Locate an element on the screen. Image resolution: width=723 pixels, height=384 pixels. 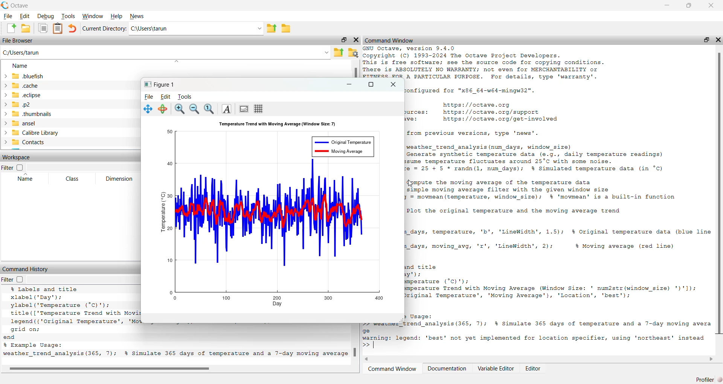
Back is located at coordinates (368, 358).